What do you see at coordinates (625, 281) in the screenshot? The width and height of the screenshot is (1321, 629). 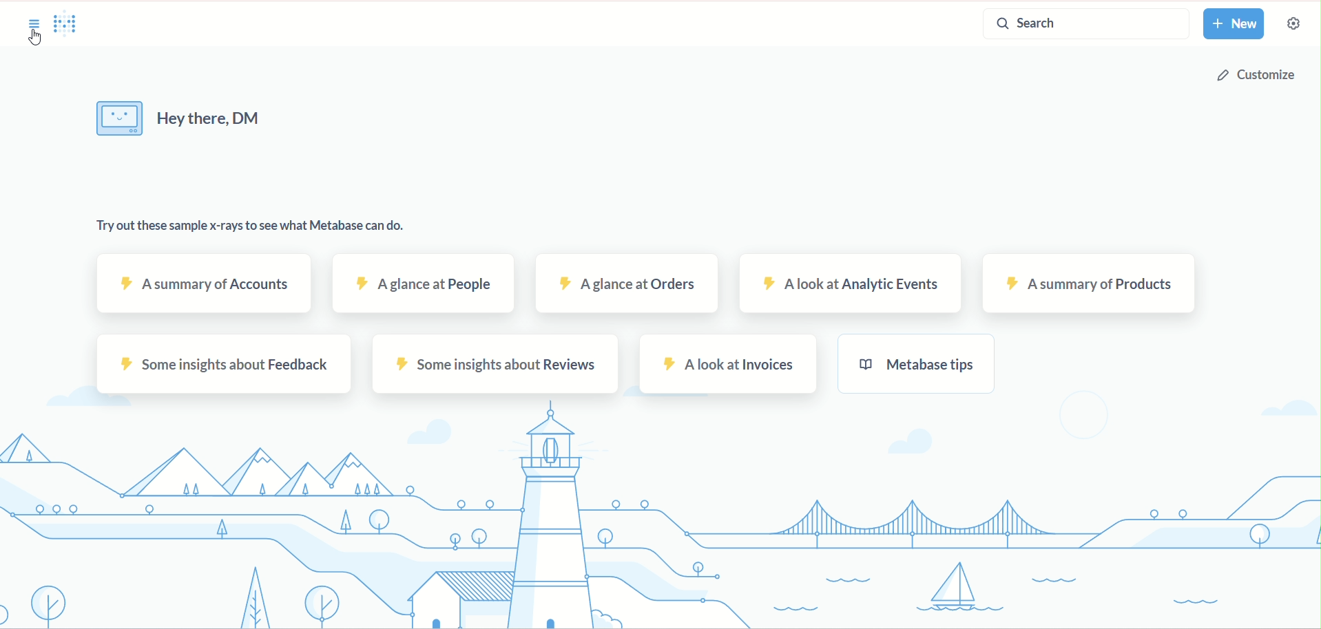 I see `A glance at orders` at bounding box center [625, 281].